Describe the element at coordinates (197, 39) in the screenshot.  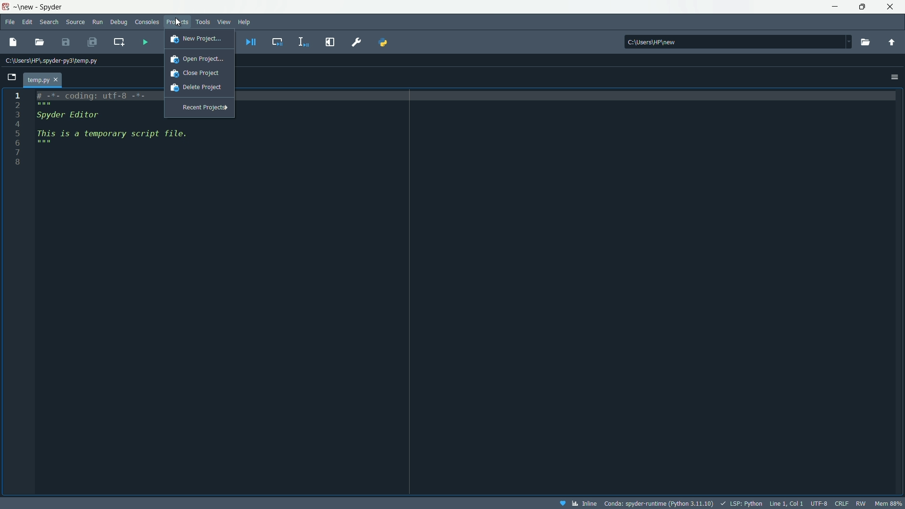
I see `New Project` at that location.